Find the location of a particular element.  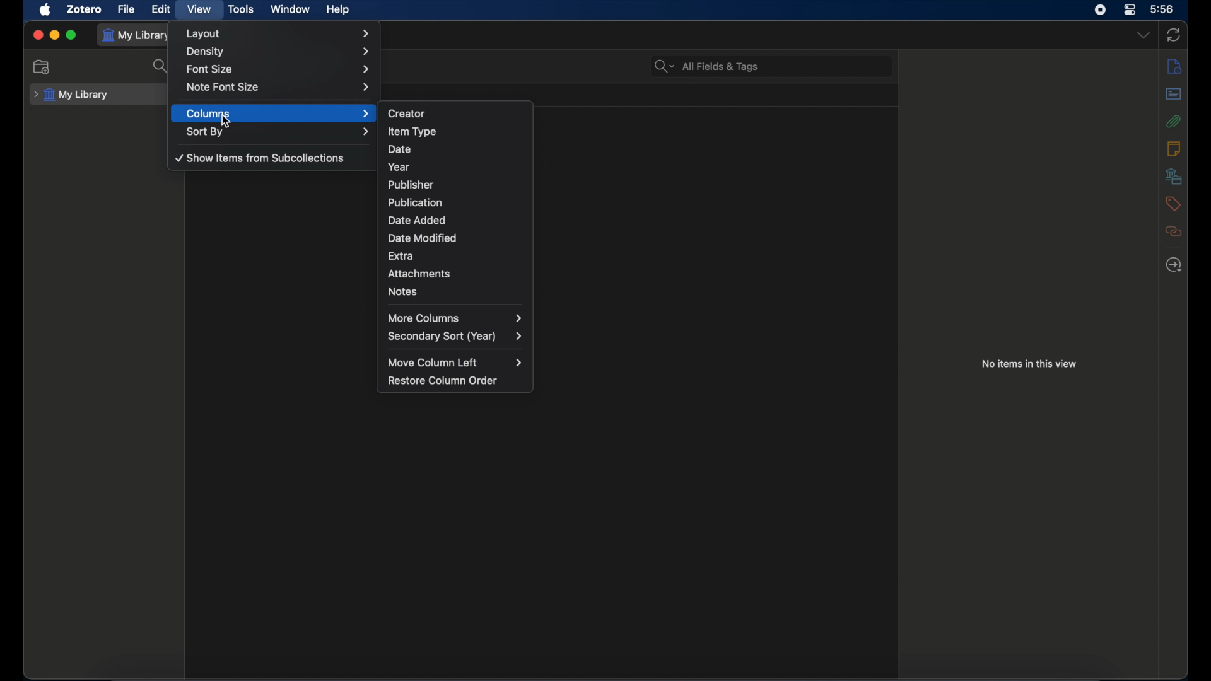

screen recorder  is located at coordinates (1100, 9).